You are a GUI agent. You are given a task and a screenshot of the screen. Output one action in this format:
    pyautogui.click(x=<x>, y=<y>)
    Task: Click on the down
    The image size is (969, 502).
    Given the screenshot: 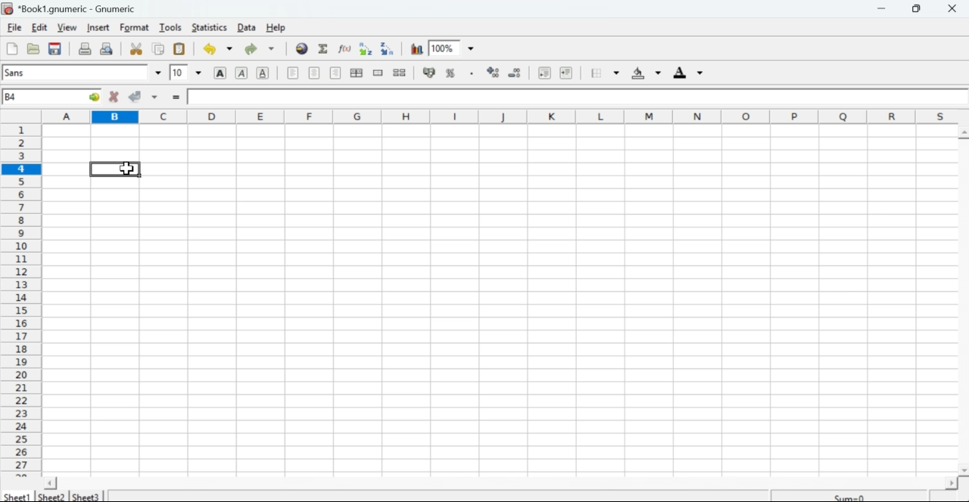 What is the action you would take?
    pyautogui.click(x=272, y=49)
    